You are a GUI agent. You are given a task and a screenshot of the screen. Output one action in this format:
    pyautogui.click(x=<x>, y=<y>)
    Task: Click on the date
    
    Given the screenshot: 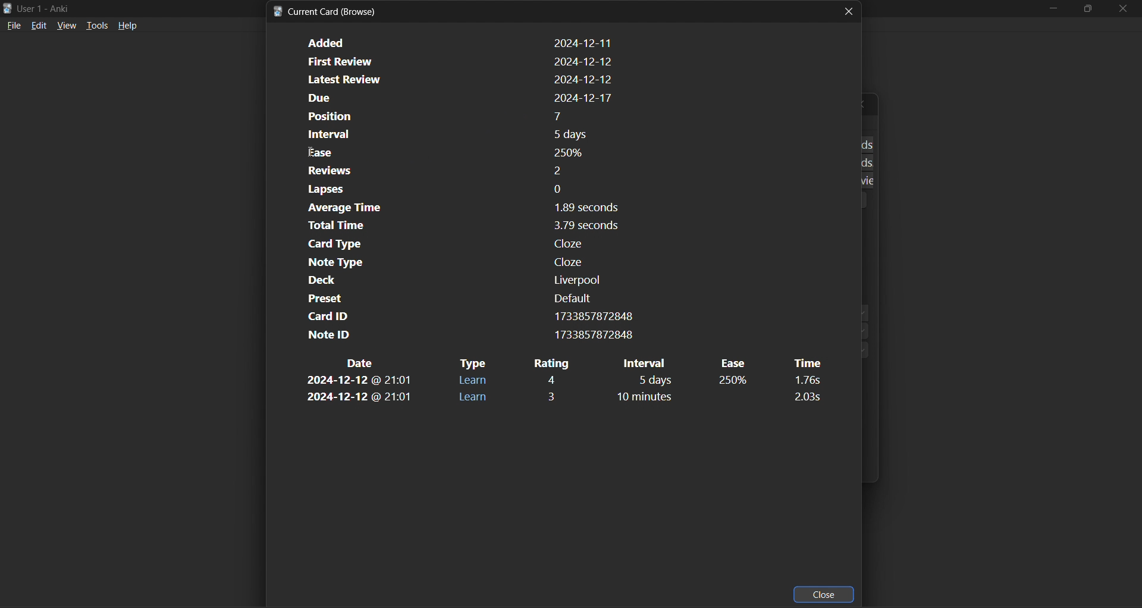 What is the action you would take?
    pyautogui.click(x=362, y=363)
    